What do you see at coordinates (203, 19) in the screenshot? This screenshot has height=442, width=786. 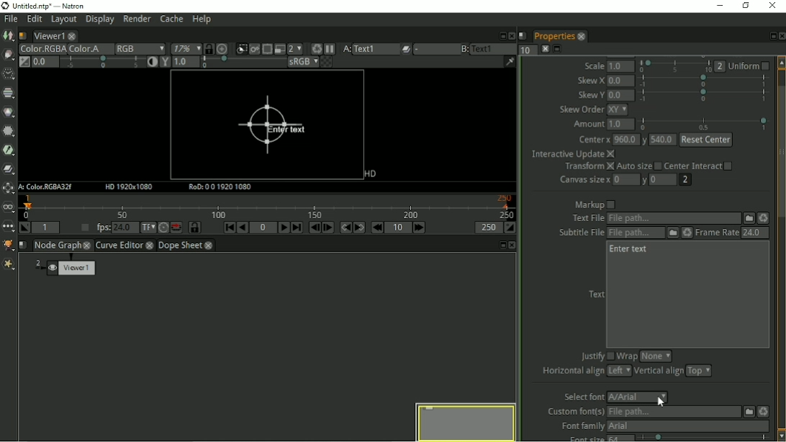 I see `Help` at bounding box center [203, 19].